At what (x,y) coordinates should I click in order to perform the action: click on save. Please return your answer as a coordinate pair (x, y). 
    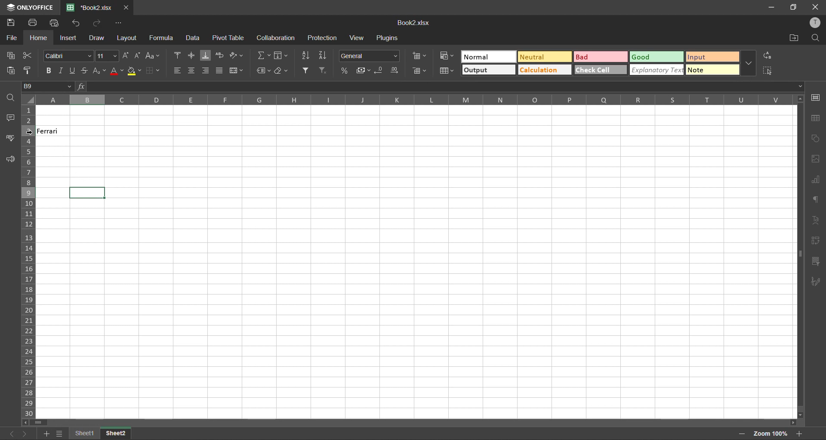
    Looking at the image, I should click on (9, 24).